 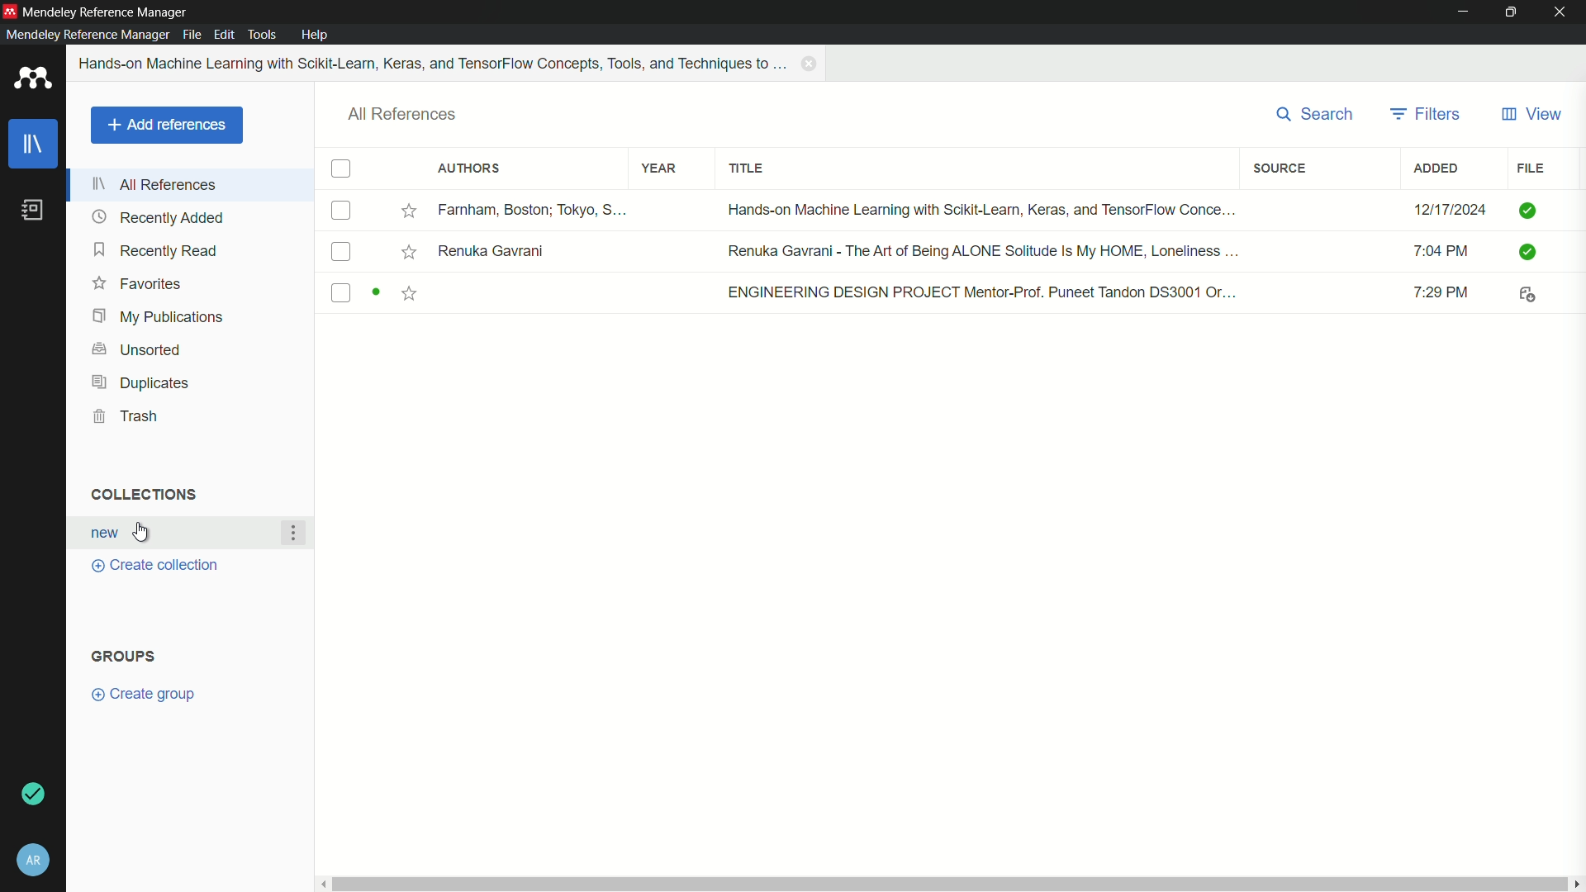 What do you see at coordinates (33, 81) in the screenshot?
I see `app icon` at bounding box center [33, 81].